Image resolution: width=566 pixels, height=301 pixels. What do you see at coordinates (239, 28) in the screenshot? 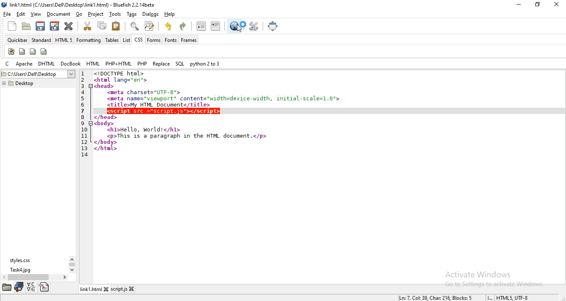
I see `cursor` at bounding box center [239, 28].